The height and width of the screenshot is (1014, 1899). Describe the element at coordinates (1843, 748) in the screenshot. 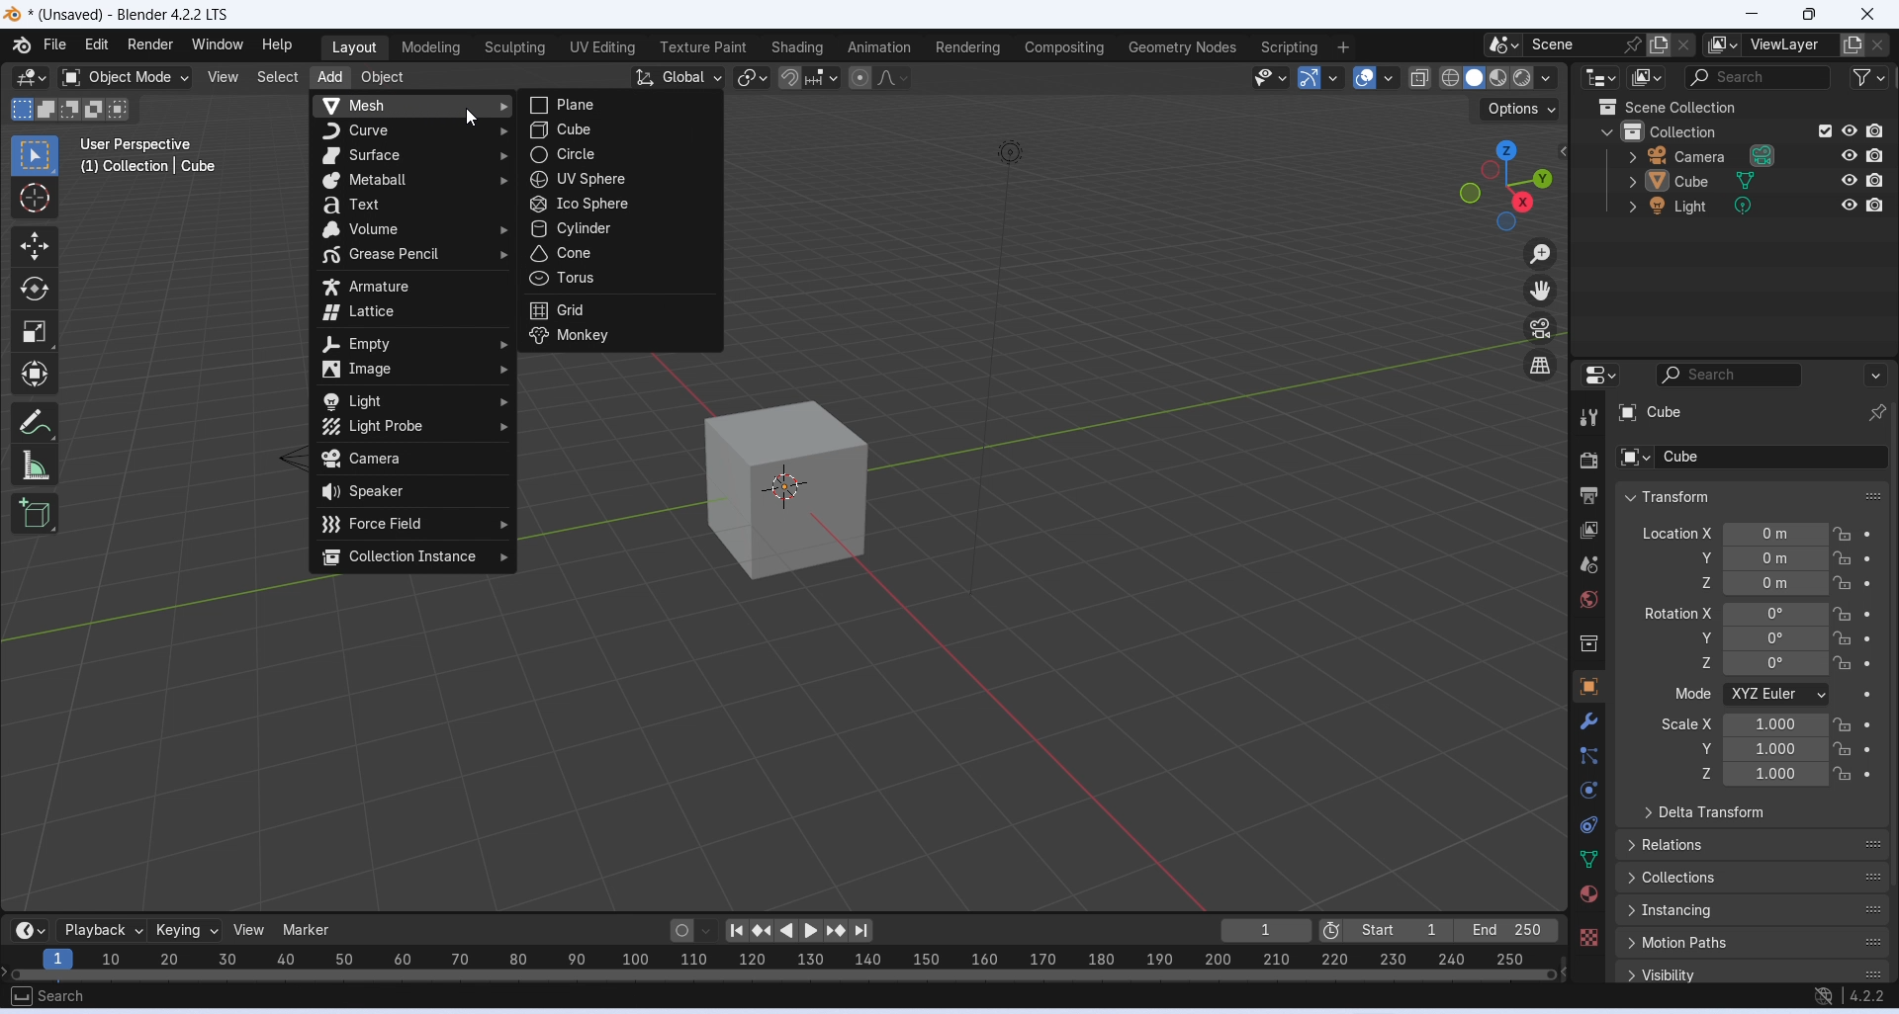

I see `lock location` at that location.